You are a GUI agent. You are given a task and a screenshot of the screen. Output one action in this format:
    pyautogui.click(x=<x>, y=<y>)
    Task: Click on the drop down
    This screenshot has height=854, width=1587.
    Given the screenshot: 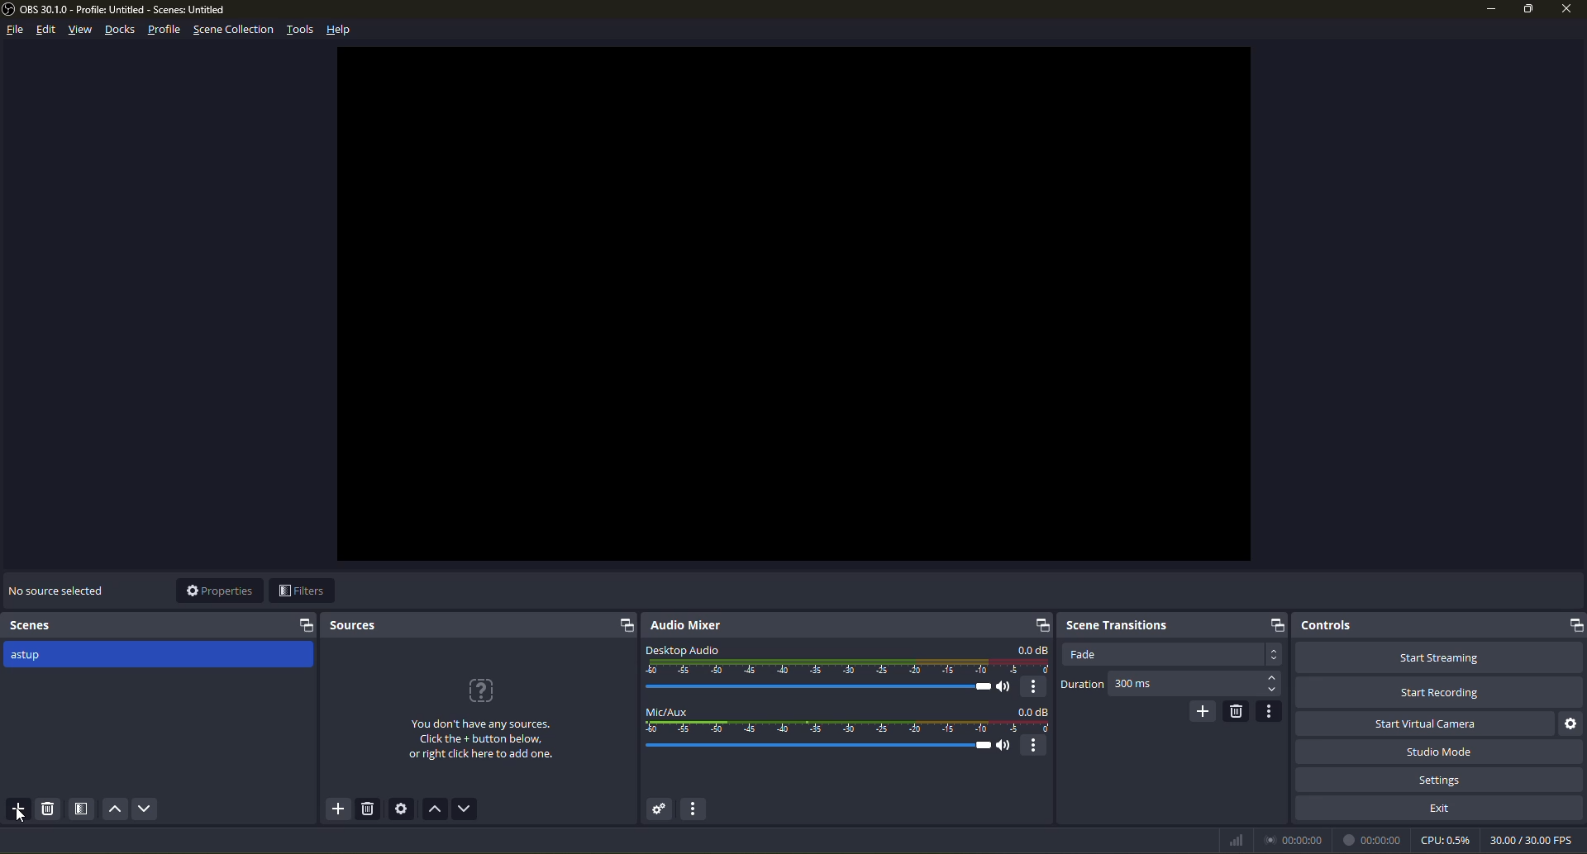 What is the action you would take?
    pyautogui.click(x=1273, y=655)
    